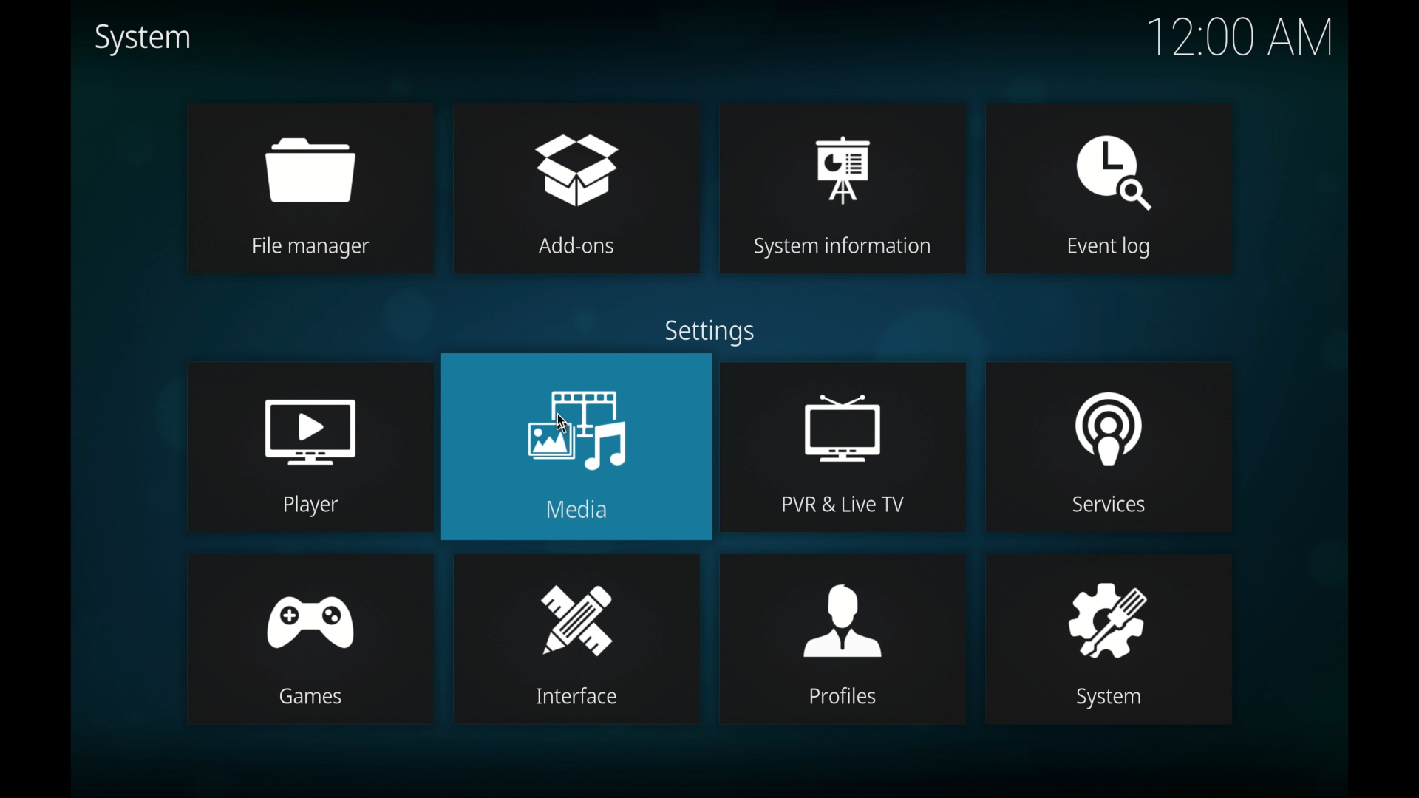 The width and height of the screenshot is (1419, 798). I want to click on profiles, so click(843, 638).